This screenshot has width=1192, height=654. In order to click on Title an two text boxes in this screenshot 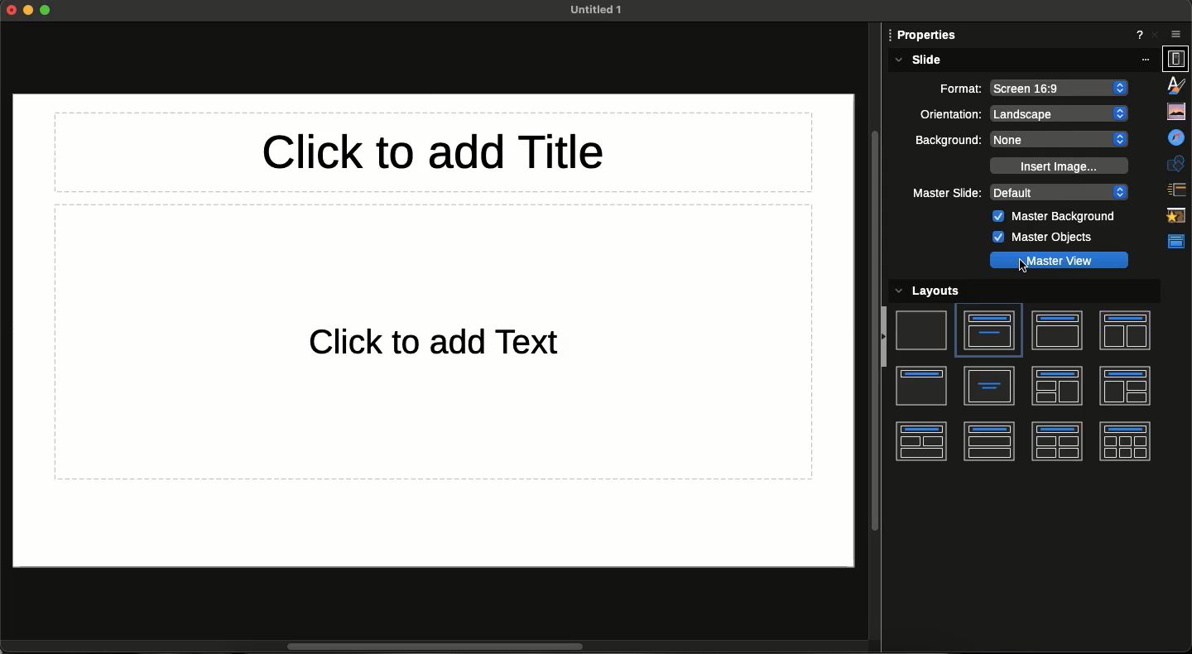, I will do `click(1124, 332)`.